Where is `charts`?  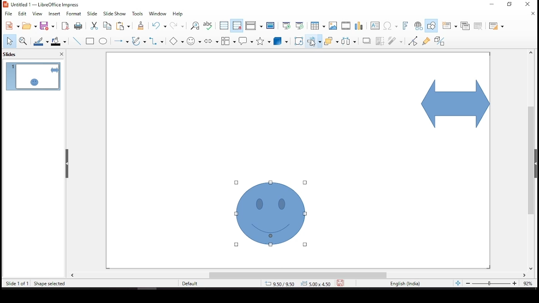 charts is located at coordinates (360, 26).